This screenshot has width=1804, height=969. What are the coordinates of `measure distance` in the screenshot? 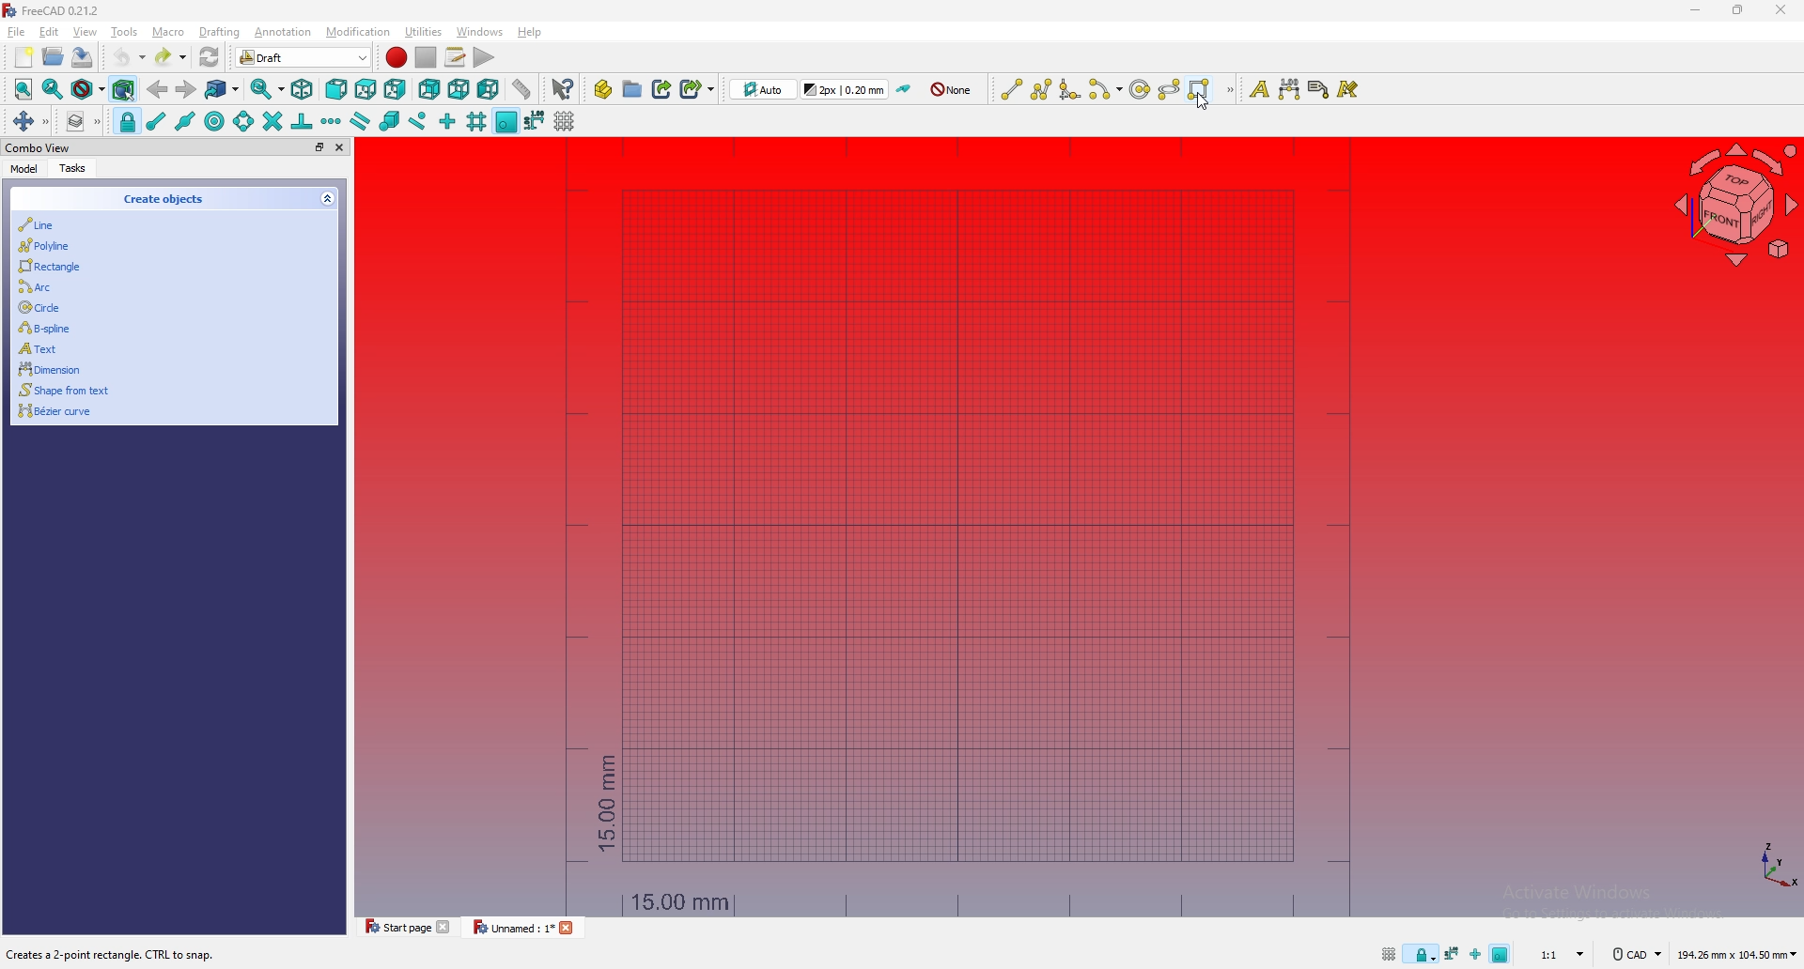 It's located at (521, 88).